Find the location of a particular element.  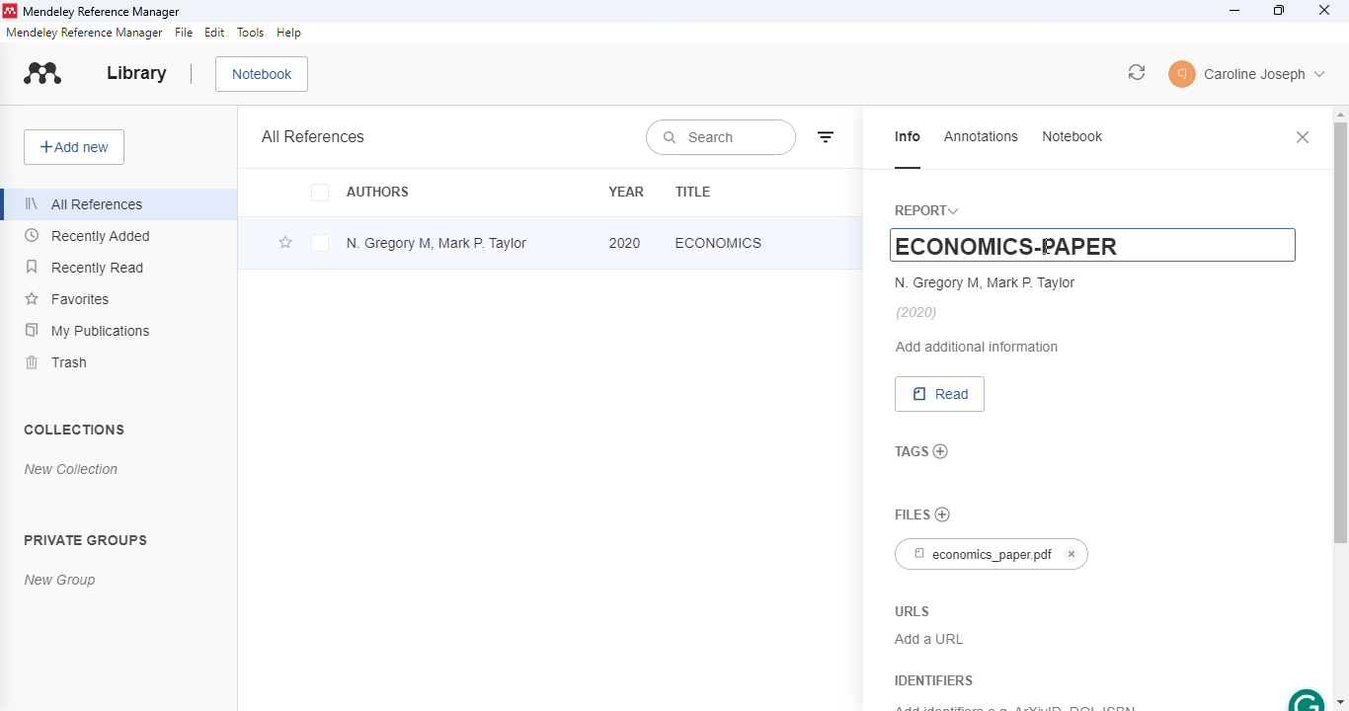

notebook is located at coordinates (1074, 136).